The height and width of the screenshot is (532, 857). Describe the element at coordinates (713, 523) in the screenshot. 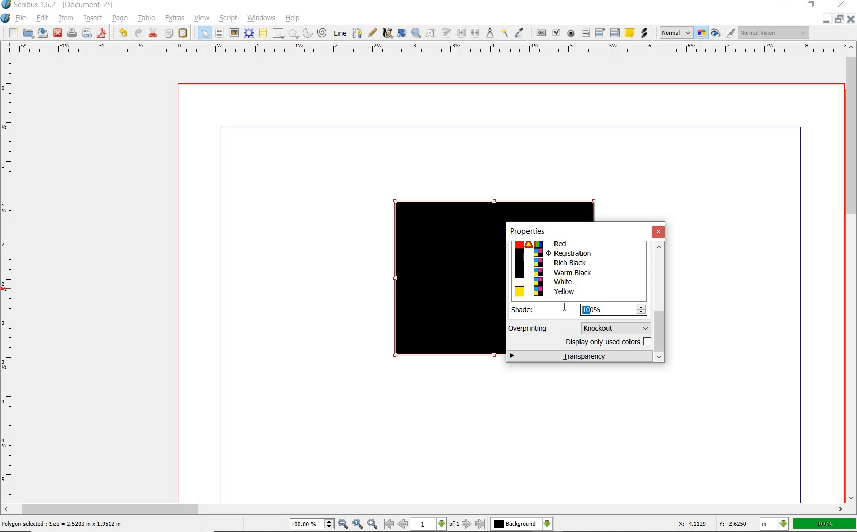

I see `X: 4.1129 Y: 2.6250` at that location.